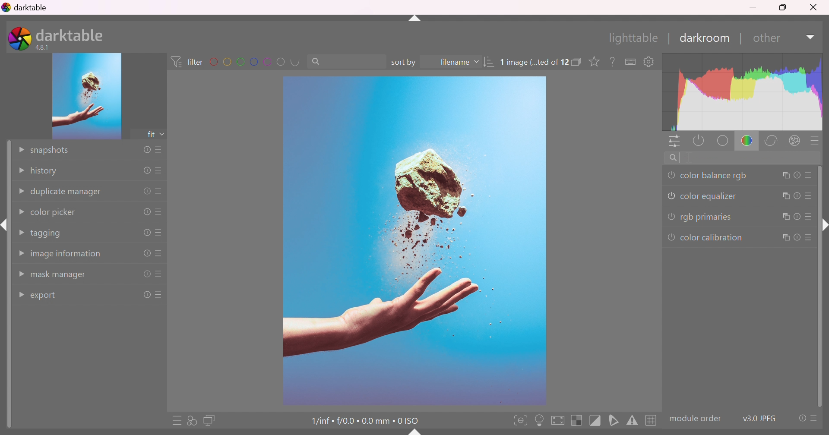  What do you see at coordinates (613, 61) in the screenshot?
I see `enable this, then click on a control element to see its online help` at bounding box center [613, 61].